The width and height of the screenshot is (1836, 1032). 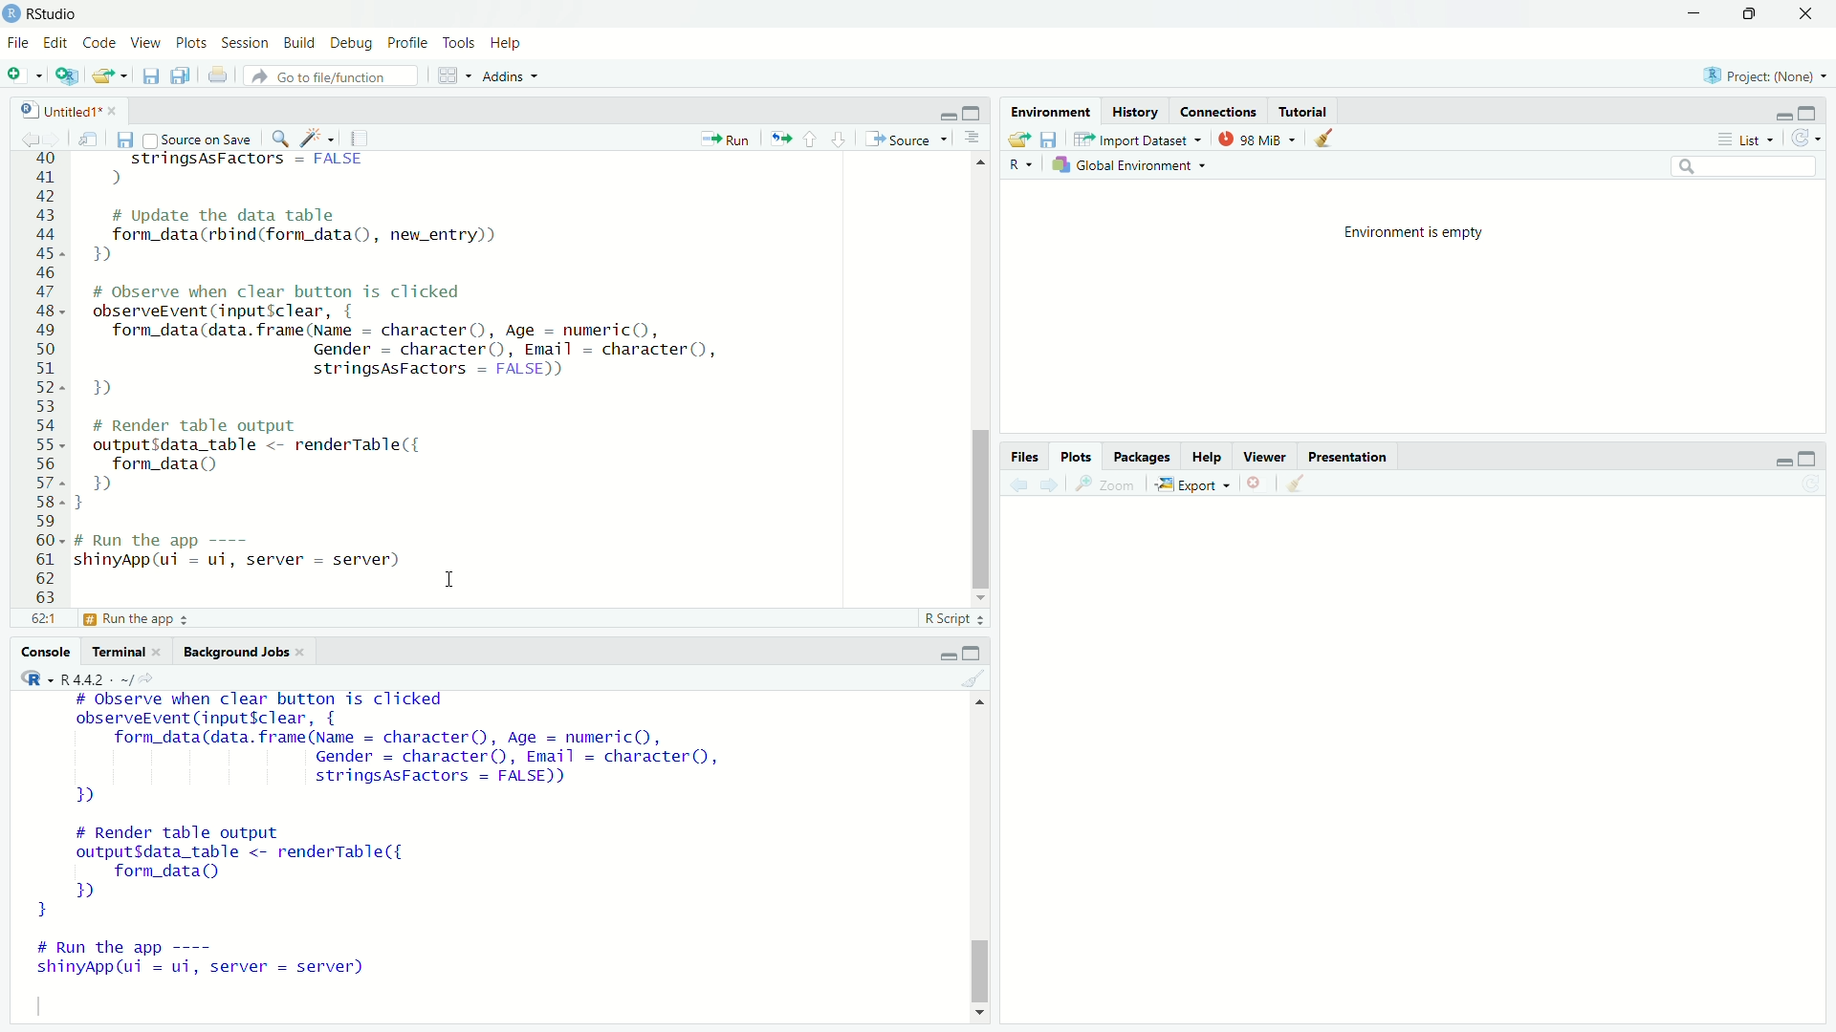 What do you see at coordinates (508, 42) in the screenshot?
I see `Help` at bounding box center [508, 42].